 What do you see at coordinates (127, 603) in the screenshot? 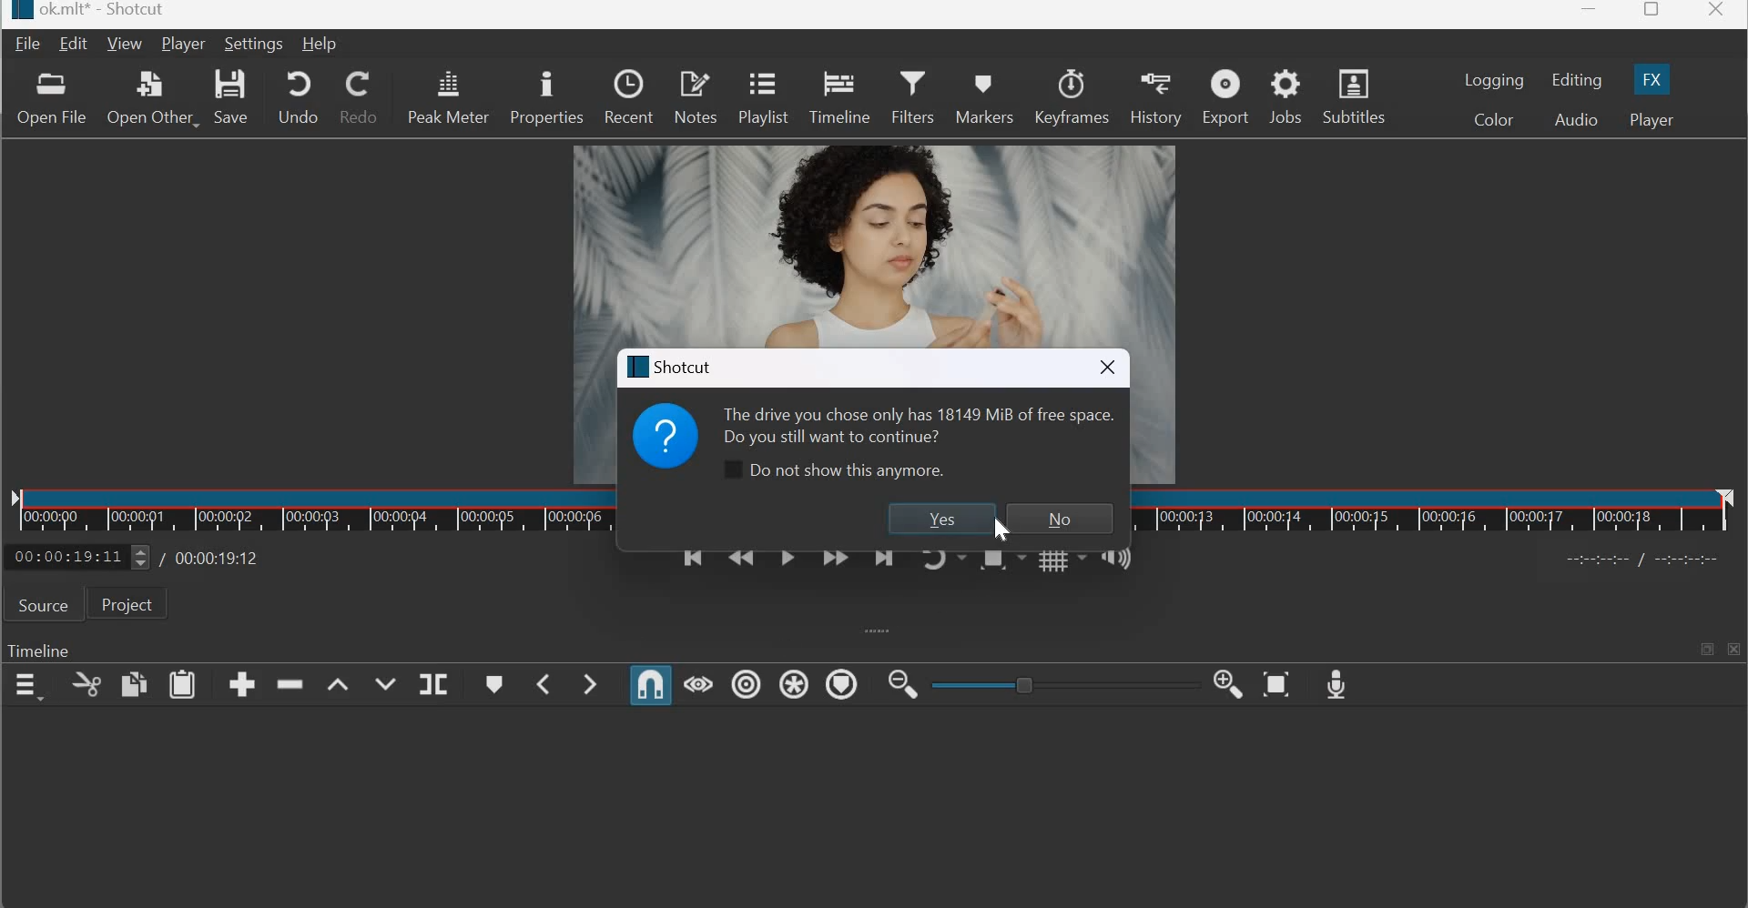
I see `Project` at bounding box center [127, 603].